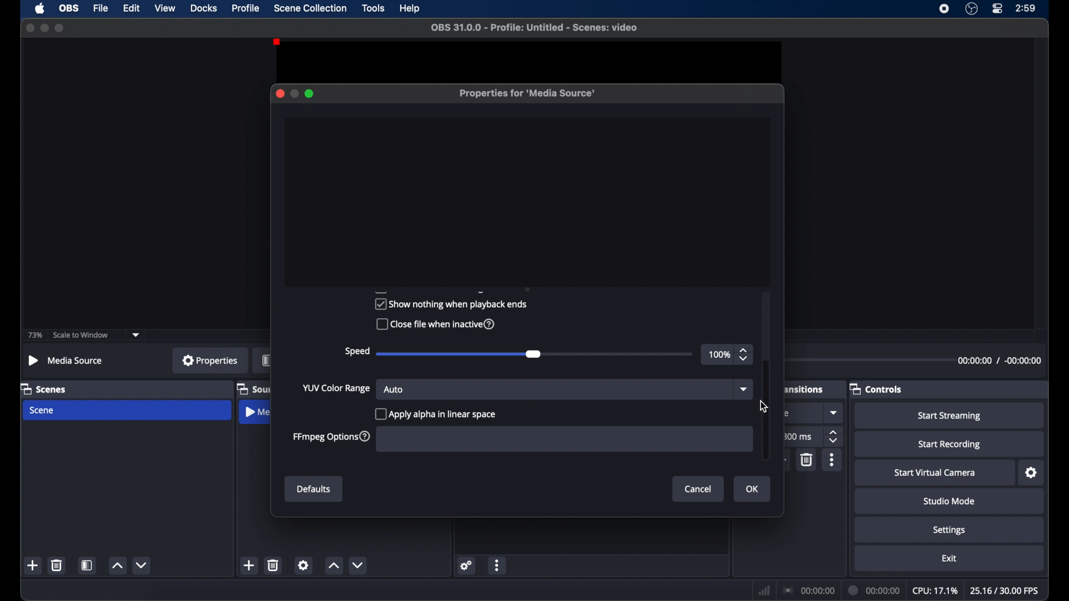  I want to click on ok, so click(753, 489).